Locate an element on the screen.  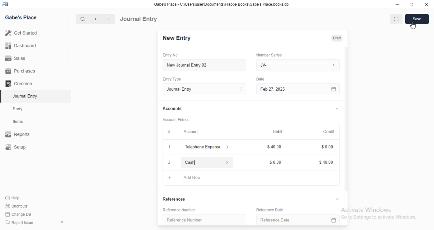
‘Number Series is located at coordinates (269, 55).